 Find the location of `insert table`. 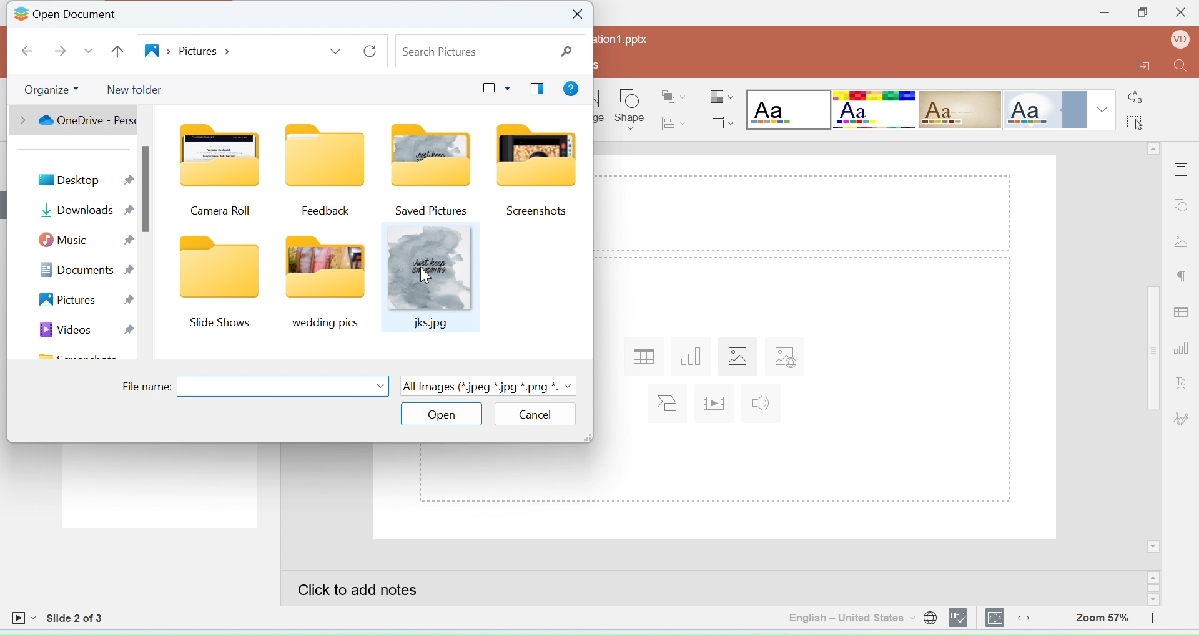

insert table is located at coordinates (642, 356).